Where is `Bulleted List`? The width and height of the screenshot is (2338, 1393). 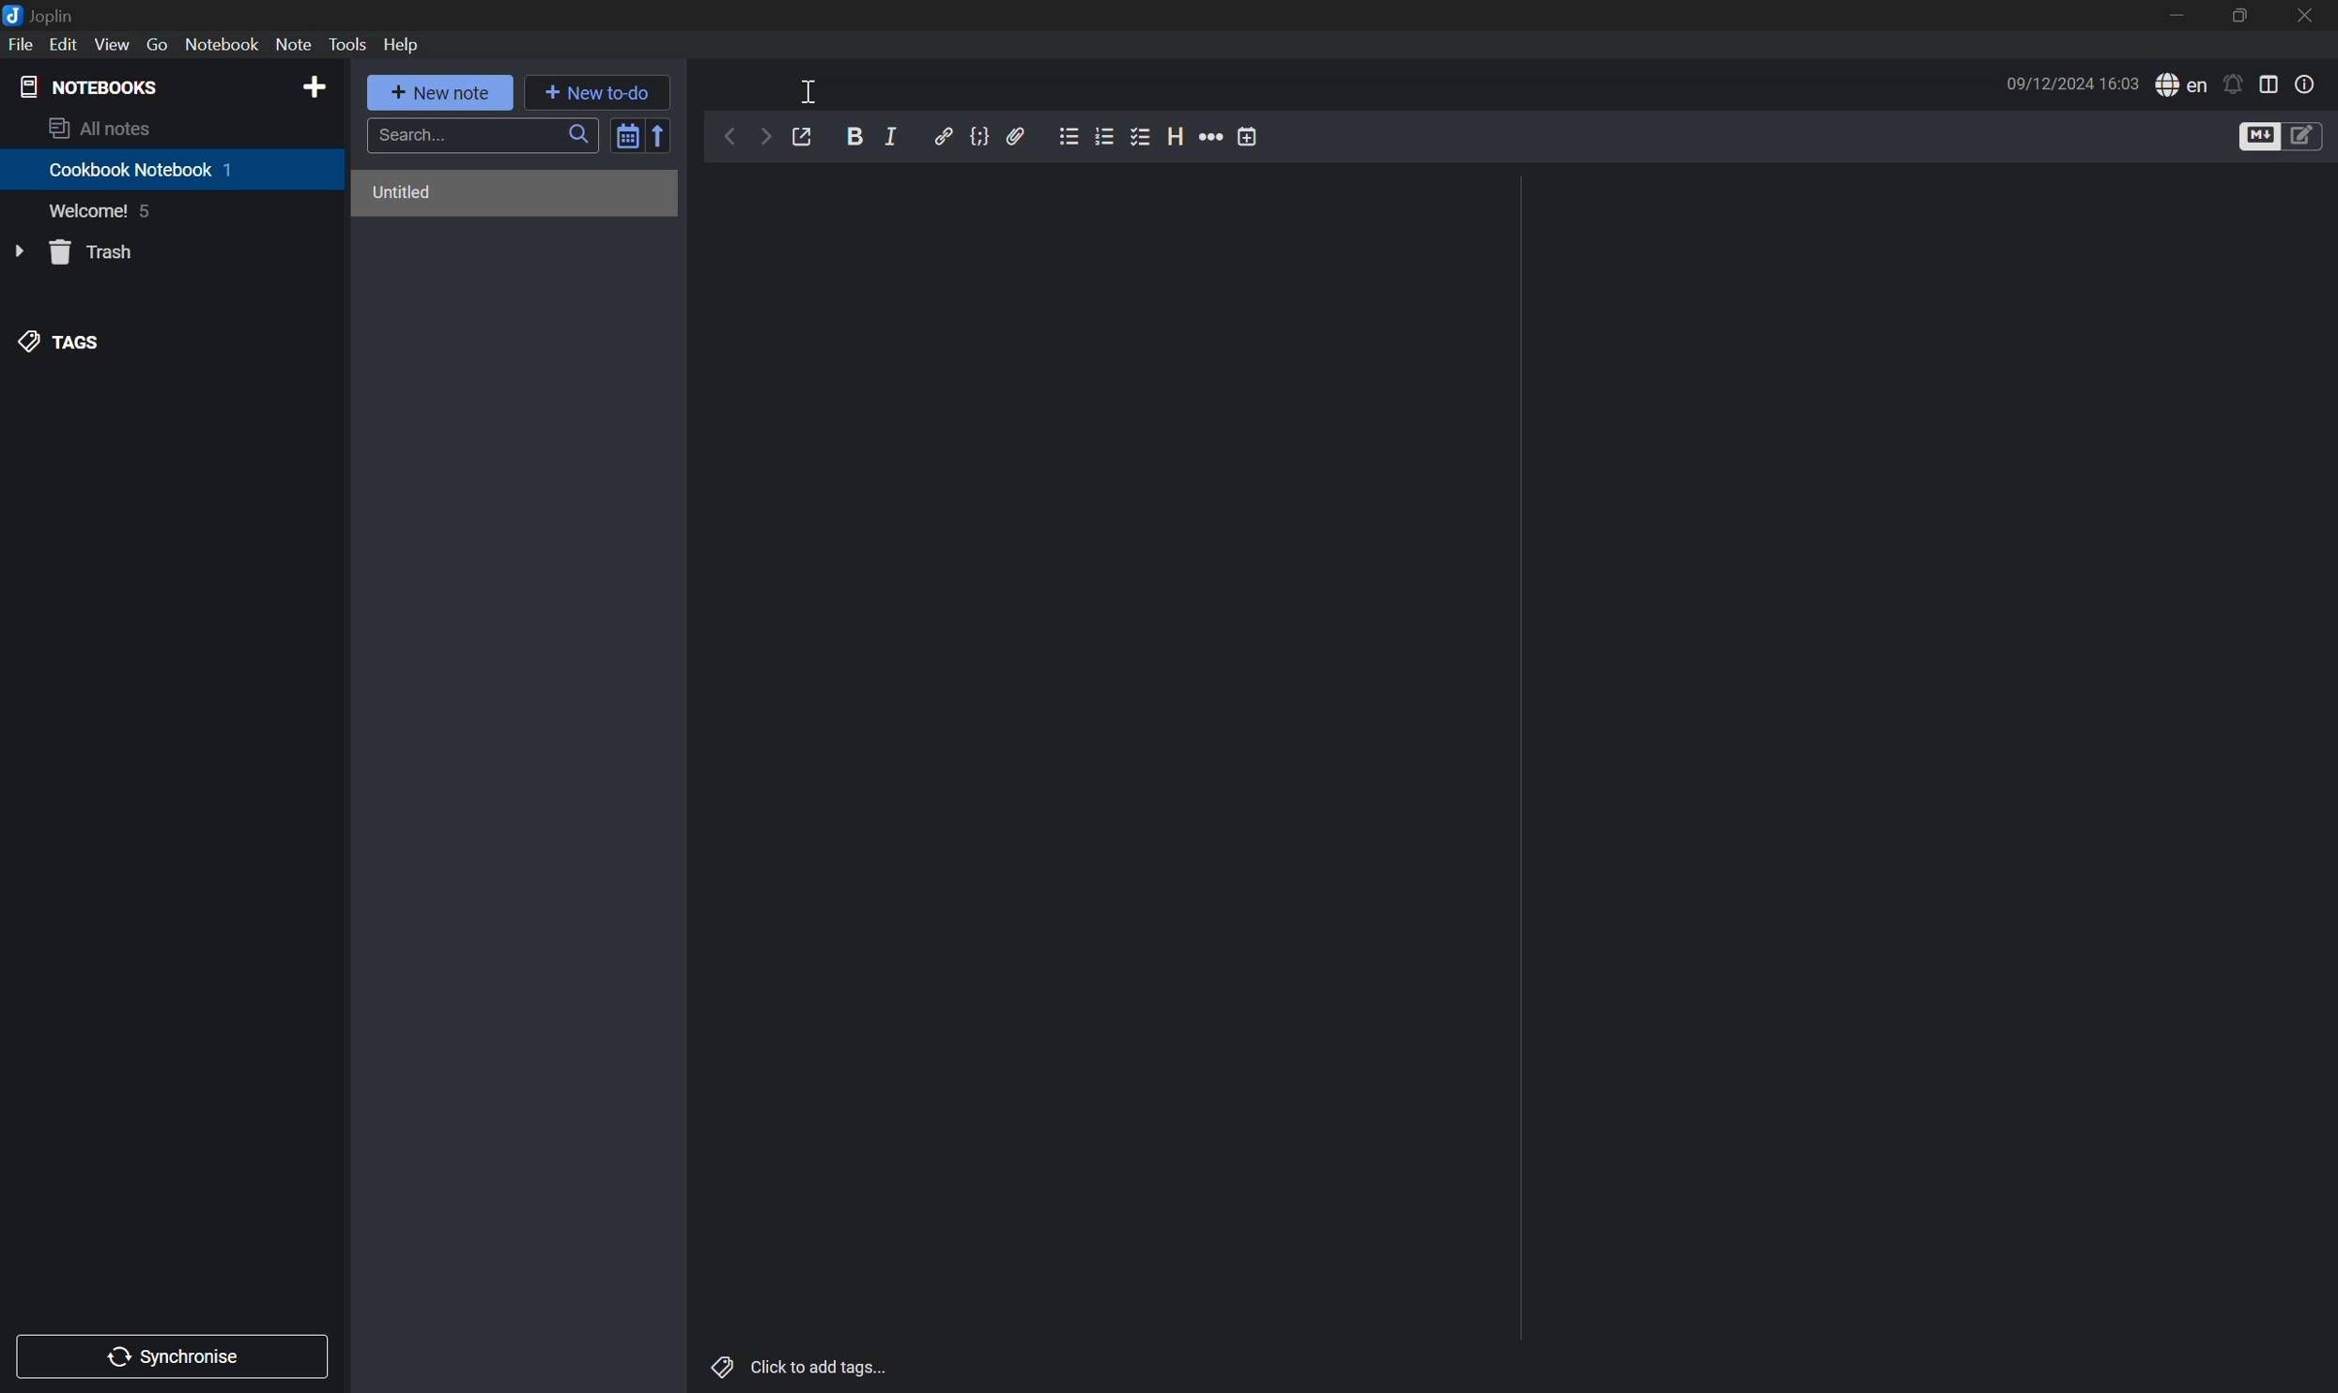 Bulleted List is located at coordinates (1066, 138).